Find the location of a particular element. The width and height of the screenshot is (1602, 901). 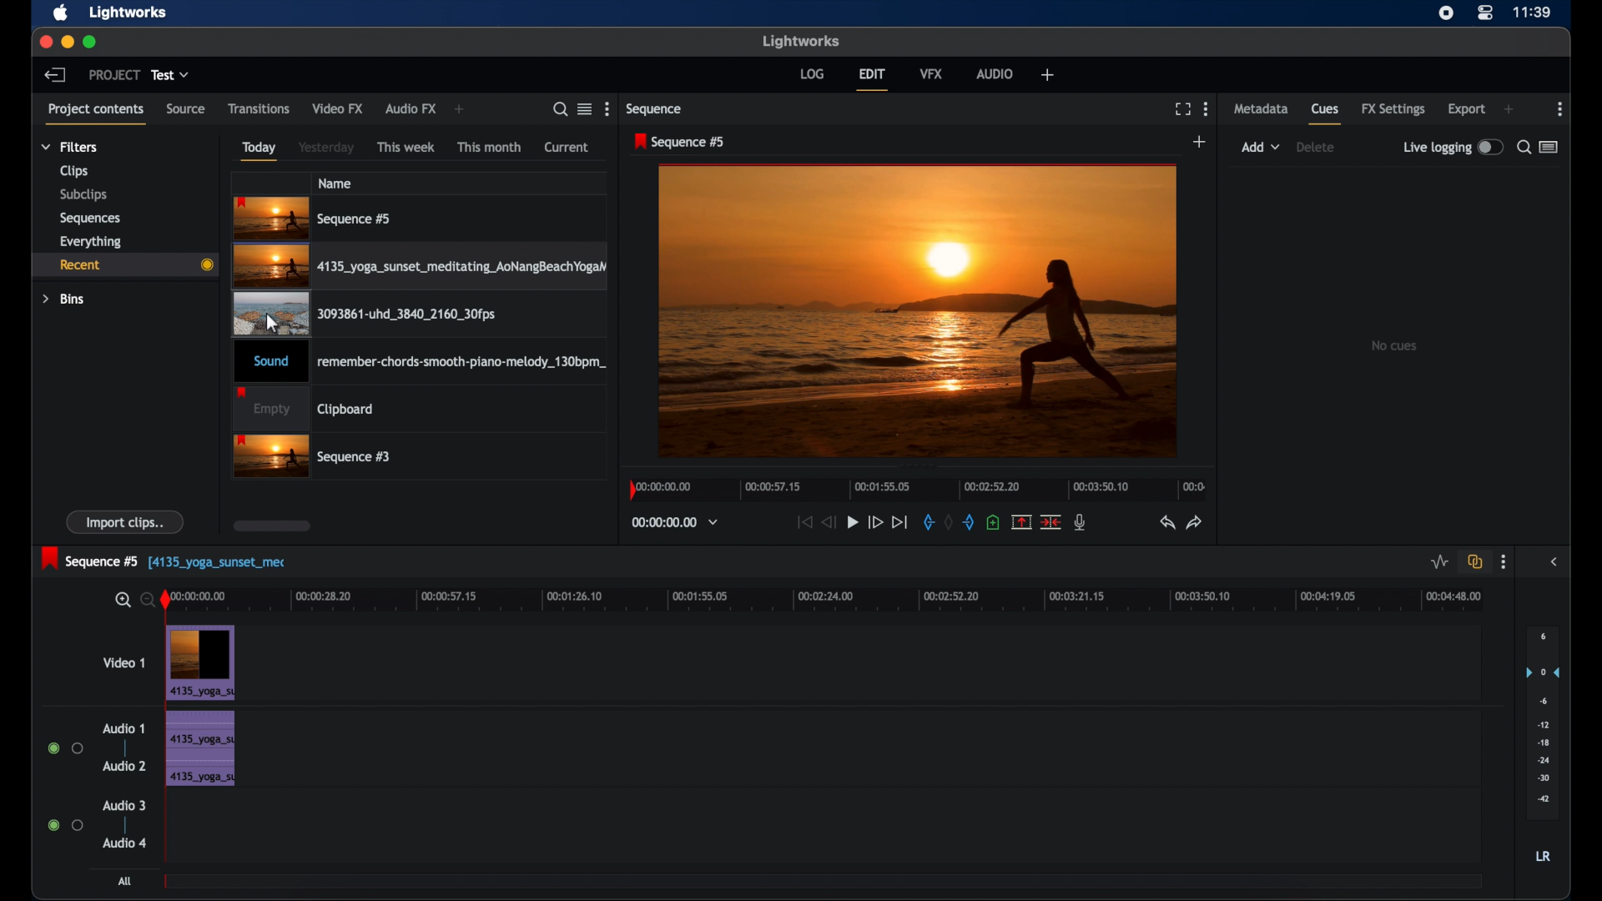

clear marks is located at coordinates (947, 521).